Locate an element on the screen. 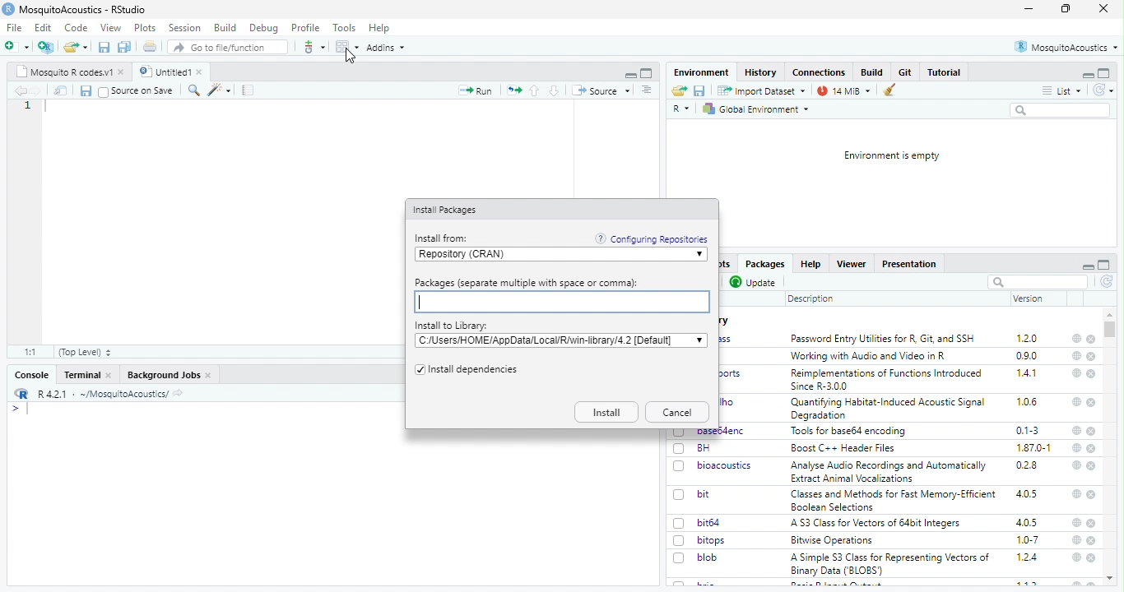  checkbox is located at coordinates (680, 467).